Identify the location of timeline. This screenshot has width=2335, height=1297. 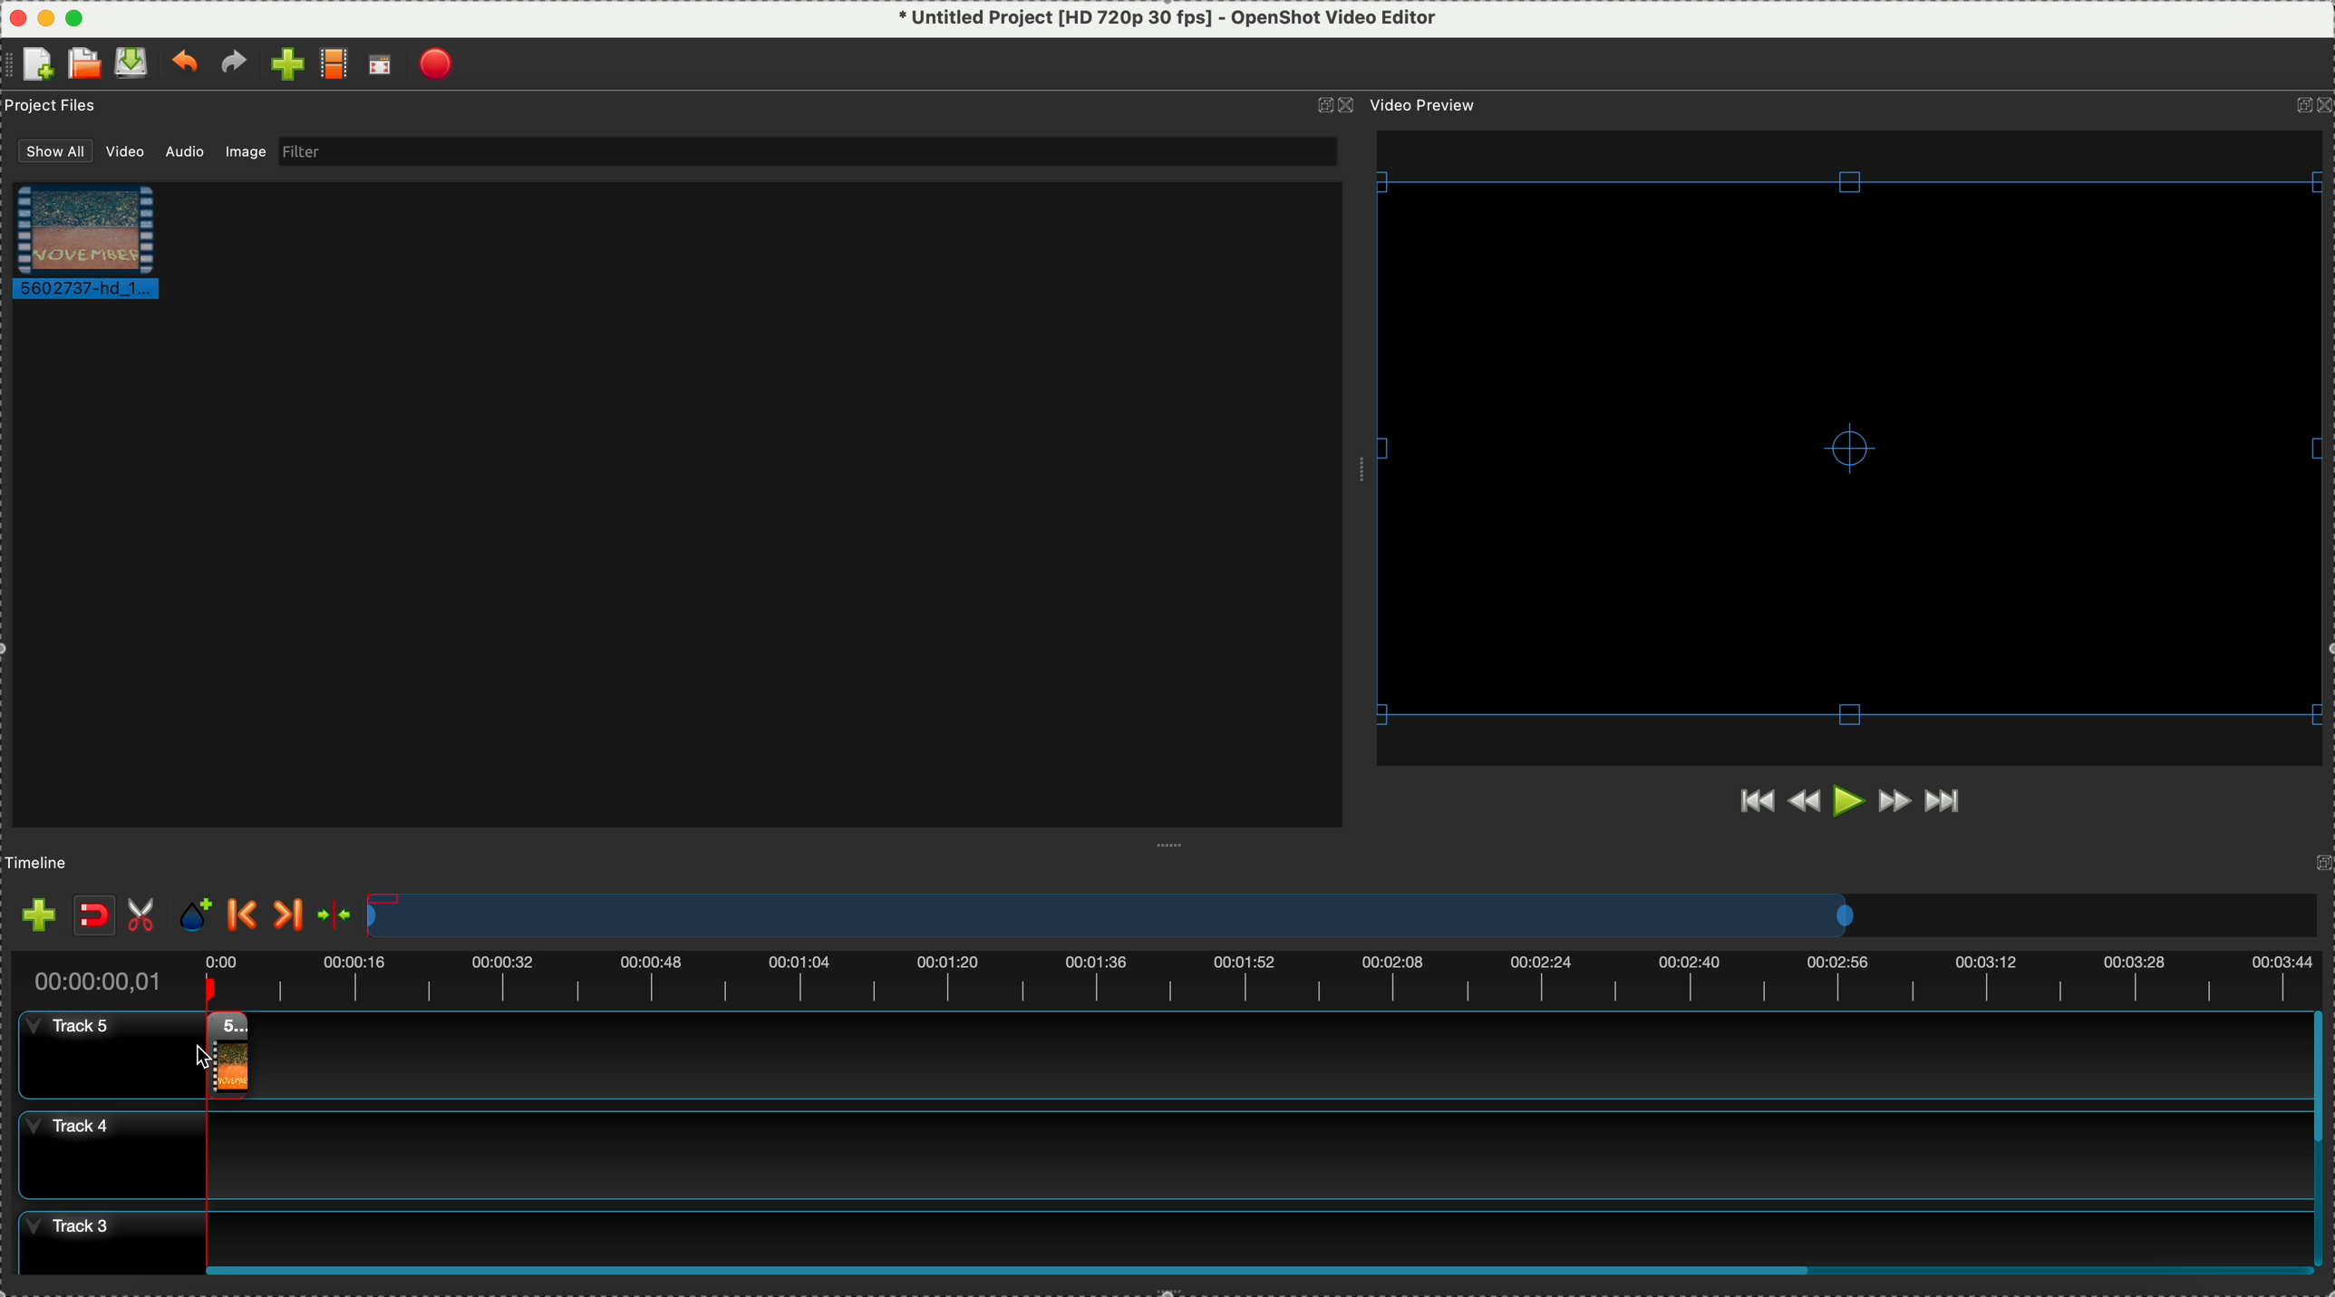
(1341, 915).